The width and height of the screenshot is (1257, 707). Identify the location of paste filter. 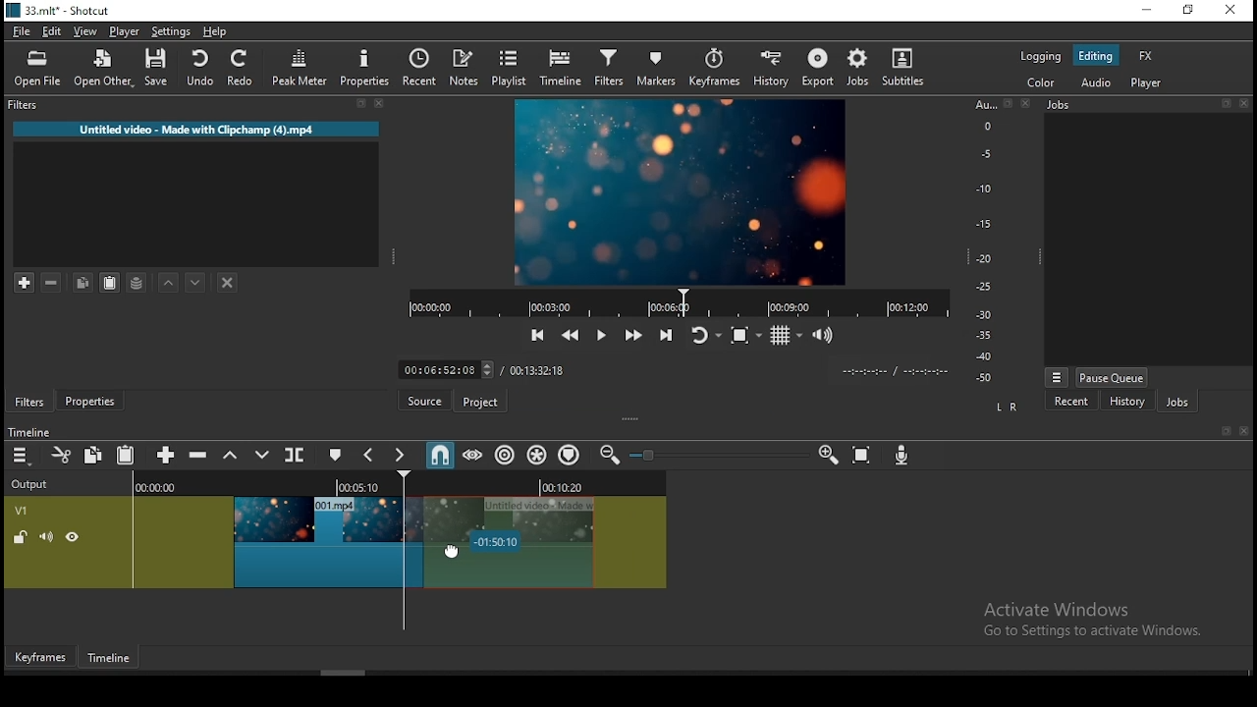
(113, 284).